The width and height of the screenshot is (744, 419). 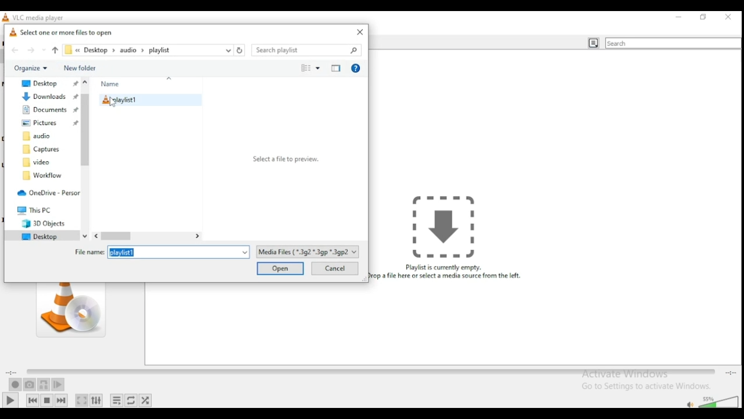 I want to click on cursor, so click(x=114, y=102).